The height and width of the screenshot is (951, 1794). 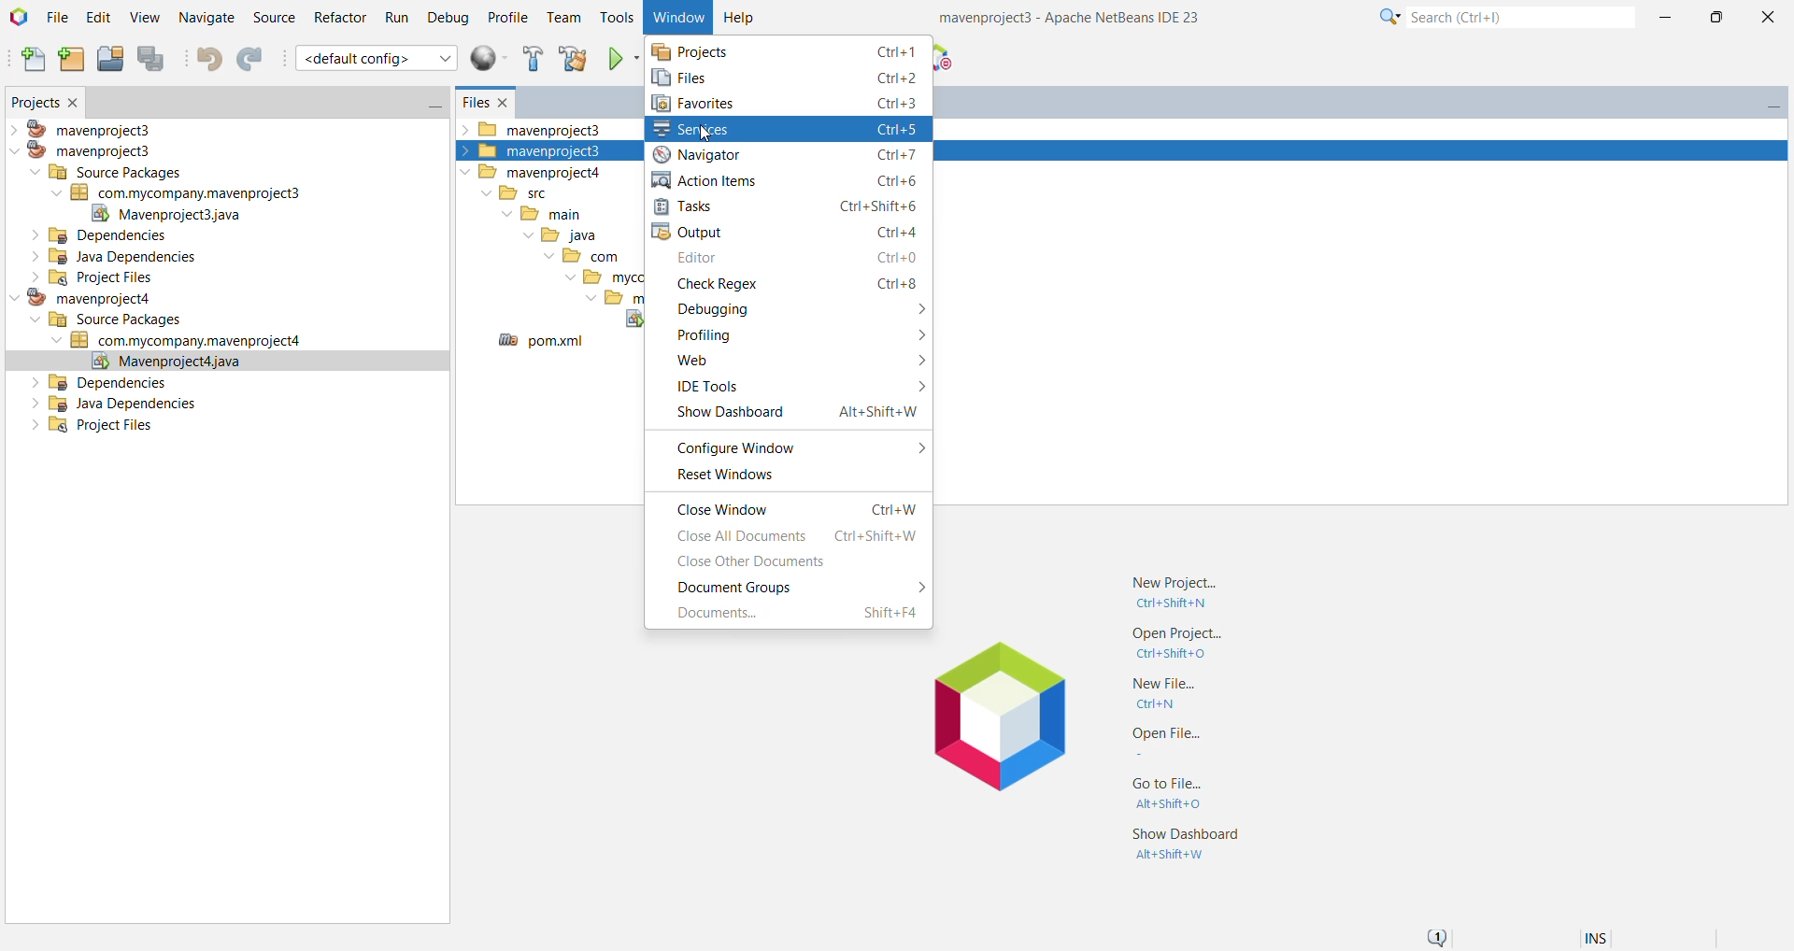 What do you see at coordinates (1667, 19) in the screenshot?
I see `Minimize` at bounding box center [1667, 19].